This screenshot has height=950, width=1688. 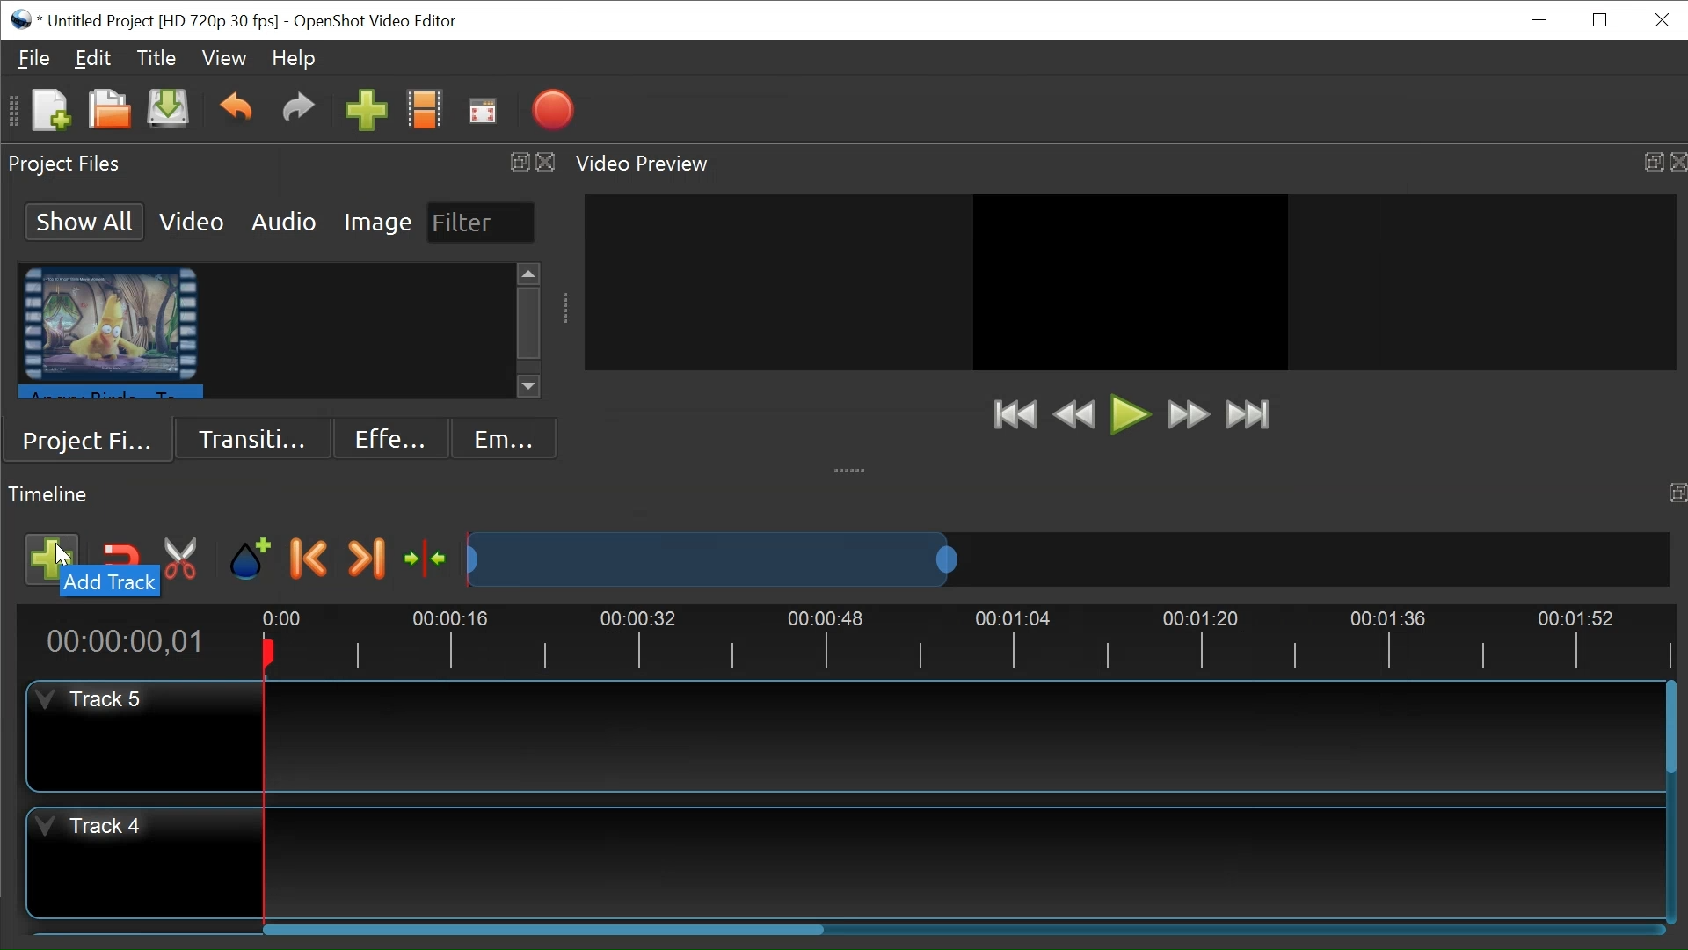 I want to click on Vertical Scroll bar, so click(x=530, y=321).